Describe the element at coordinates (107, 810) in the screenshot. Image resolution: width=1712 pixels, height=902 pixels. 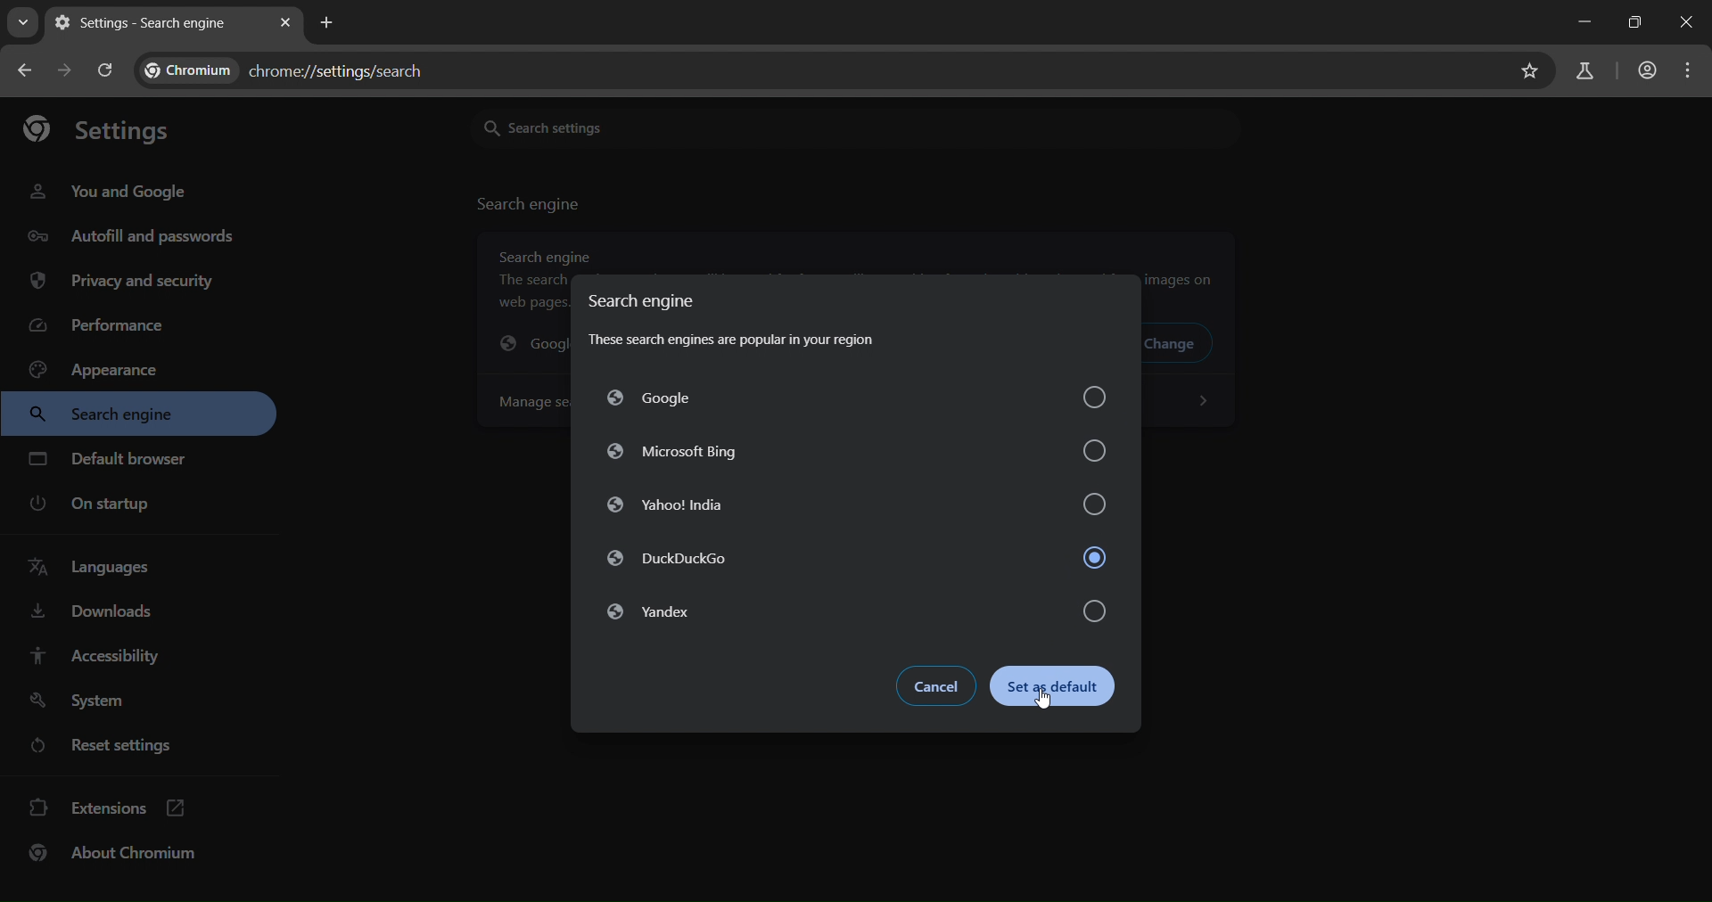
I see `extensions` at that location.